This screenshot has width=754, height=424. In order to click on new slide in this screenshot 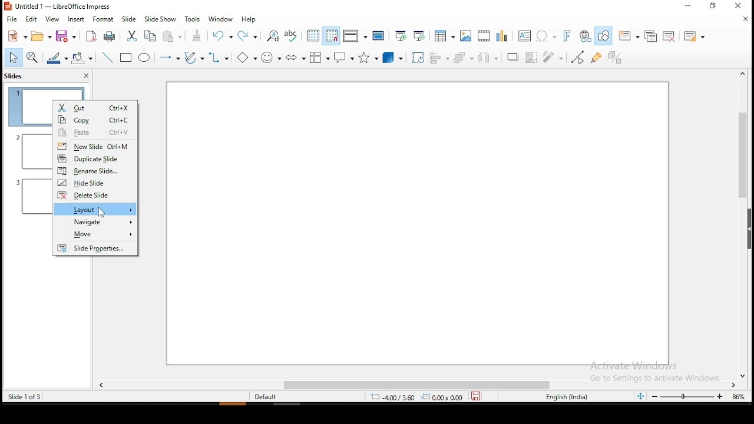, I will do `click(95, 146)`.